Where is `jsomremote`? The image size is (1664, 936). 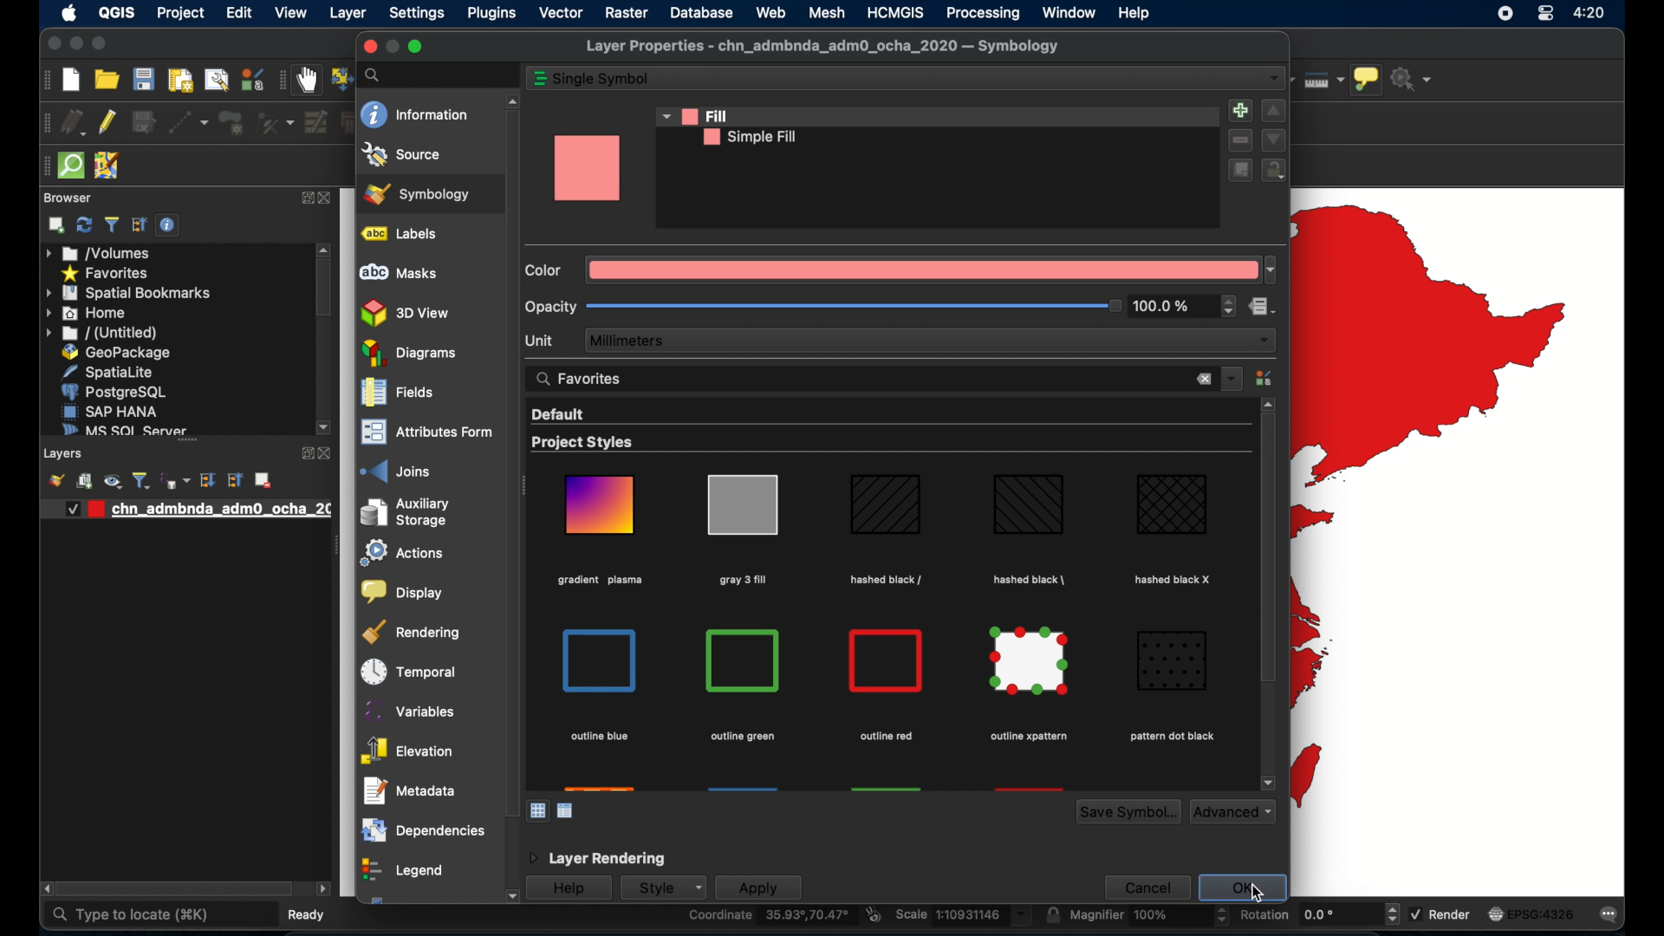
jsomremote is located at coordinates (107, 166).